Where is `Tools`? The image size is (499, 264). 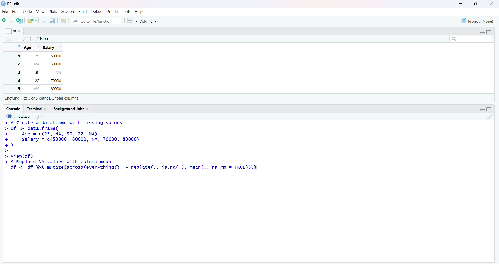
Tools is located at coordinates (127, 12).